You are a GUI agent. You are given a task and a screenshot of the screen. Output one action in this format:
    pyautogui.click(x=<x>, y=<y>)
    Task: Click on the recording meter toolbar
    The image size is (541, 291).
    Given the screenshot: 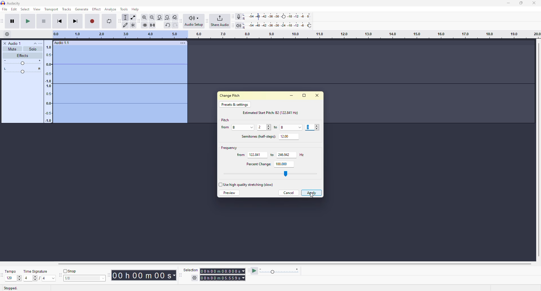 What is the action you would take?
    pyautogui.click(x=233, y=17)
    